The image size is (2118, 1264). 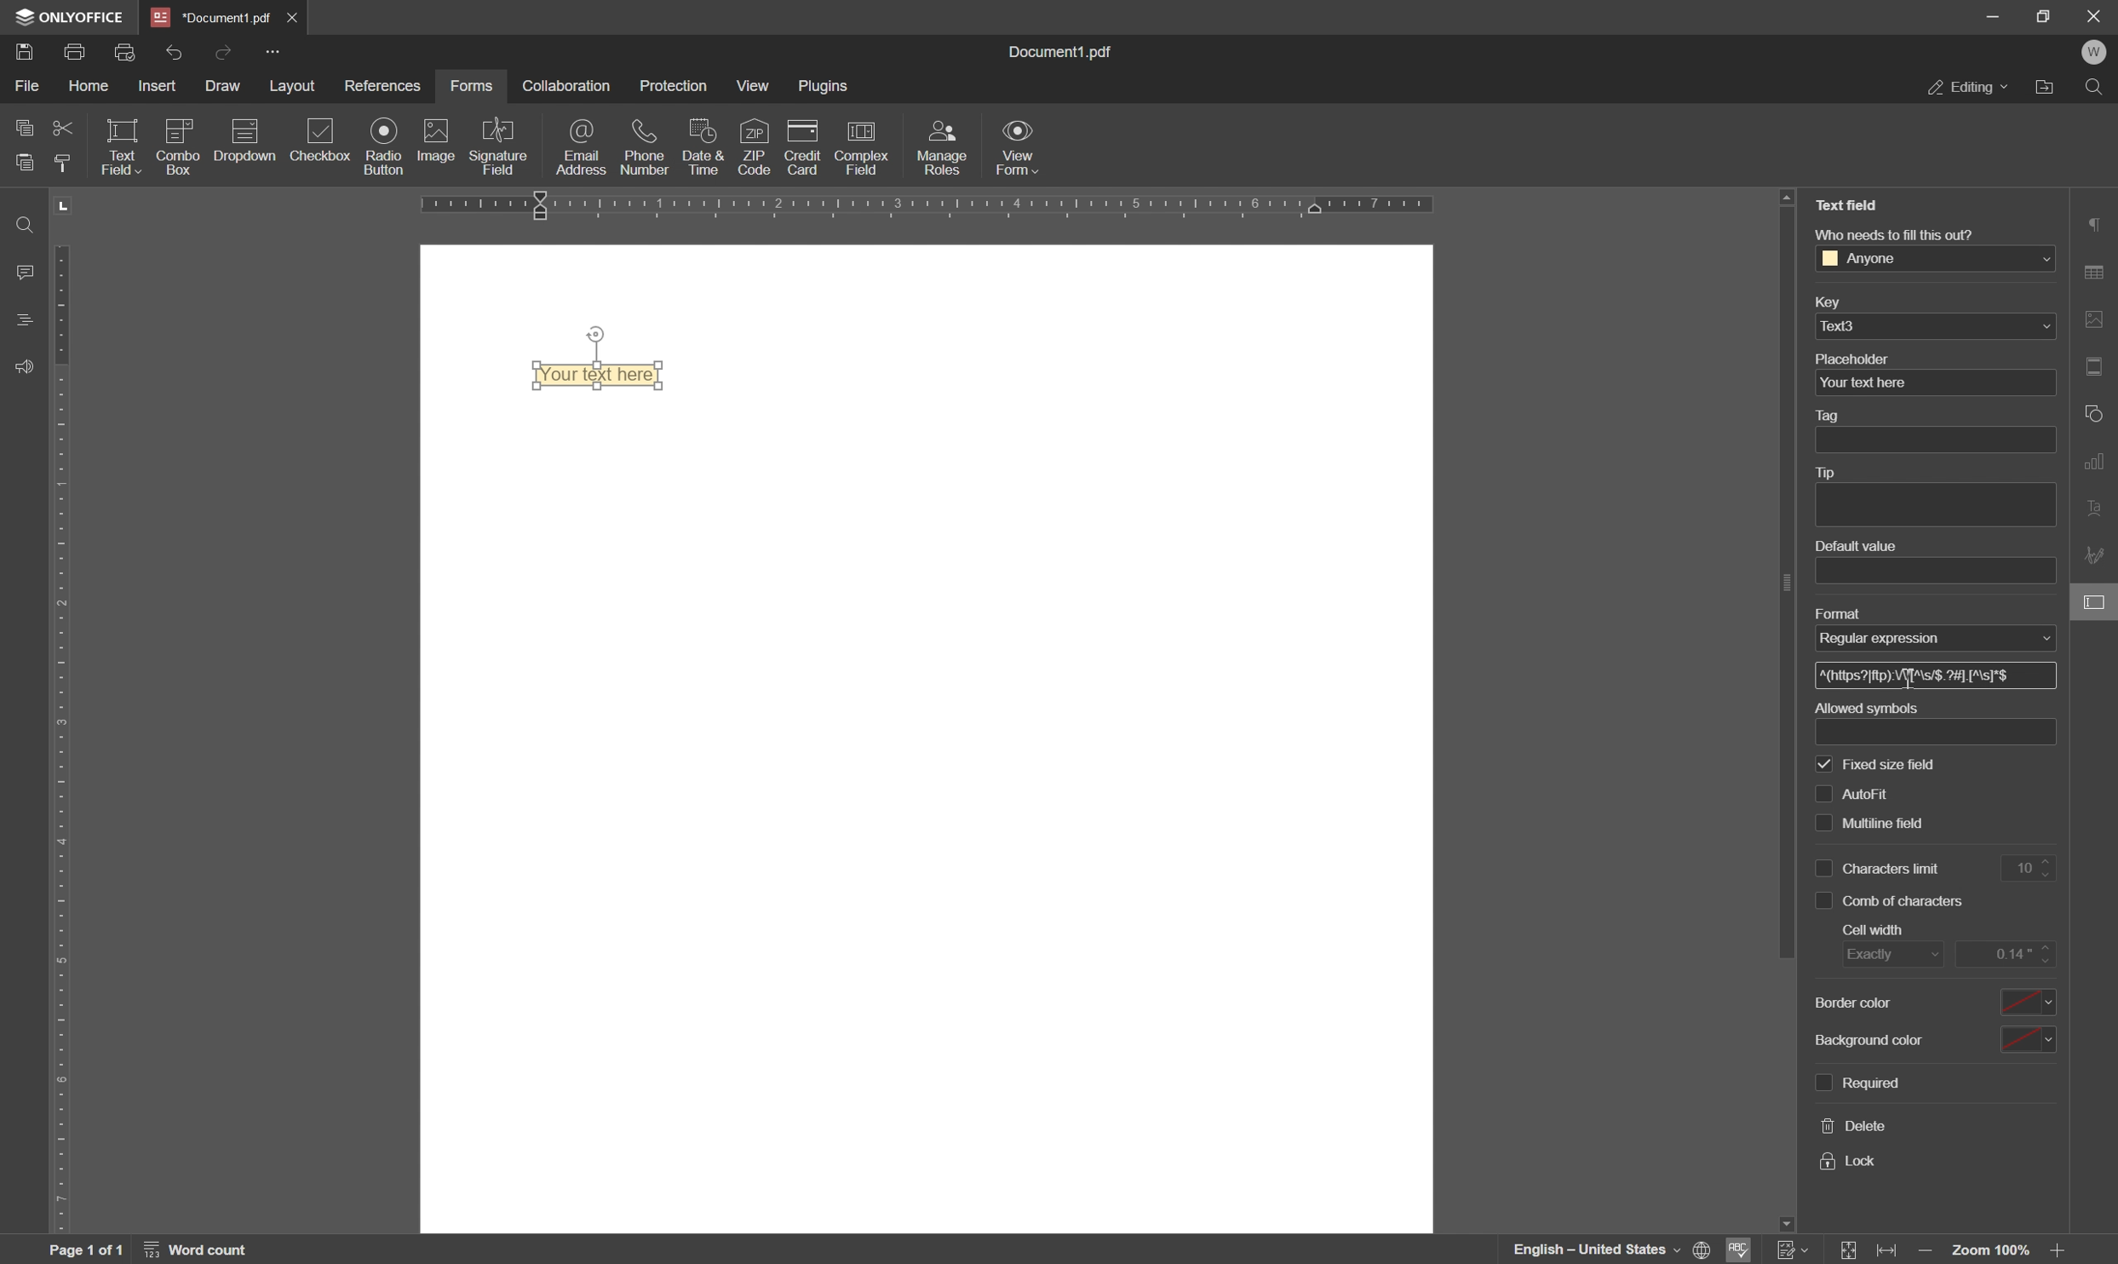 What do you see at coordinates (77, 54) in the screenshot?
I see `print` at bounding box center [77, 54].